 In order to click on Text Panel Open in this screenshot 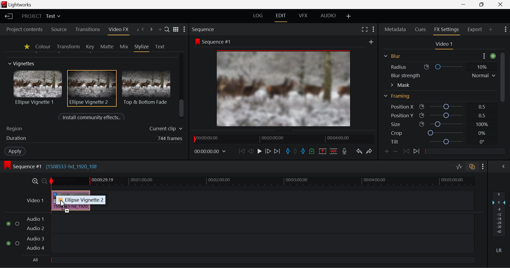, I will do `click(160, 46)`.